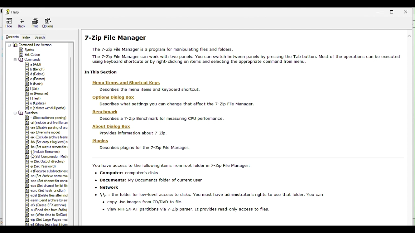 The width and height of the screenshot is (415, 233). Describe the element at coordinates (12, 11) in the screenshot. I see `Help ` at that location.